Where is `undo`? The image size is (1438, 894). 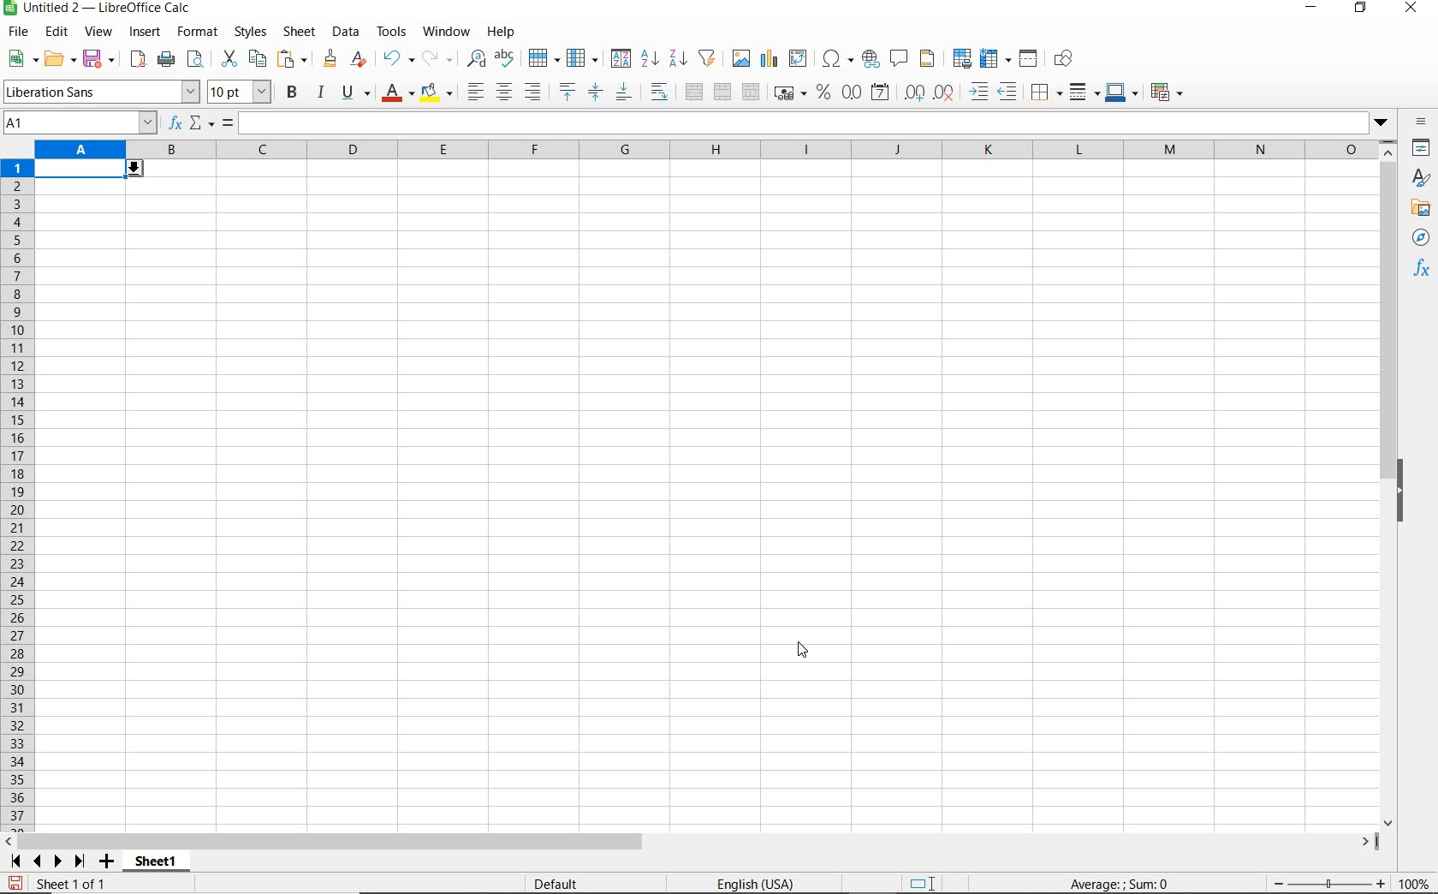
undo is located at coordinates (397, 59).